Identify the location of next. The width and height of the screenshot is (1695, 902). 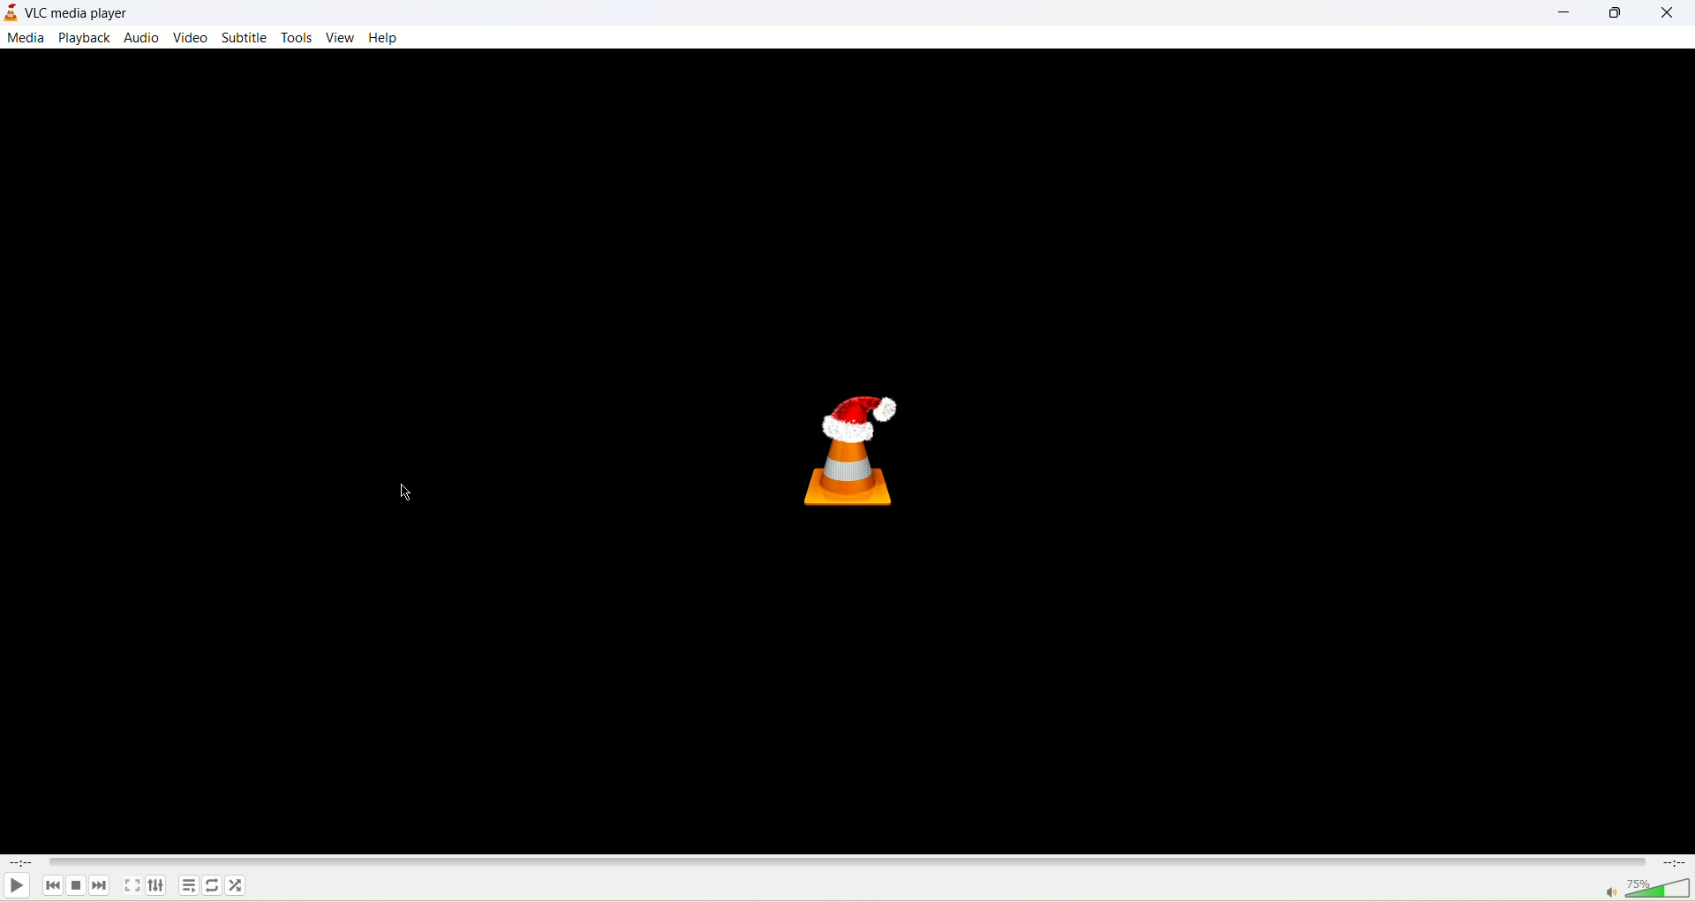
(99, 884).